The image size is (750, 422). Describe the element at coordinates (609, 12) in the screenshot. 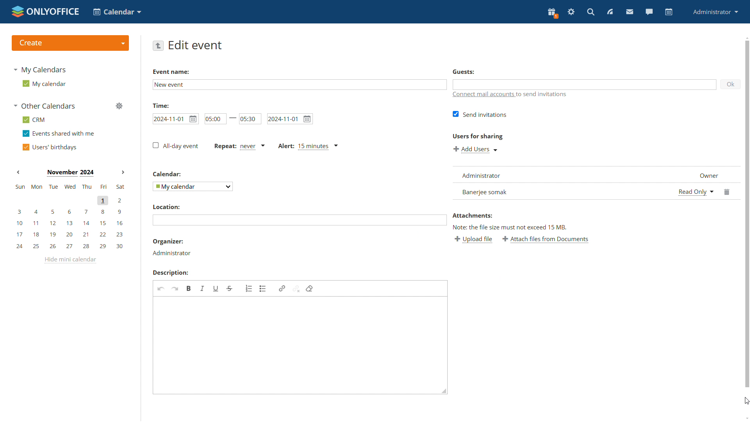

I see `feed` at that location.